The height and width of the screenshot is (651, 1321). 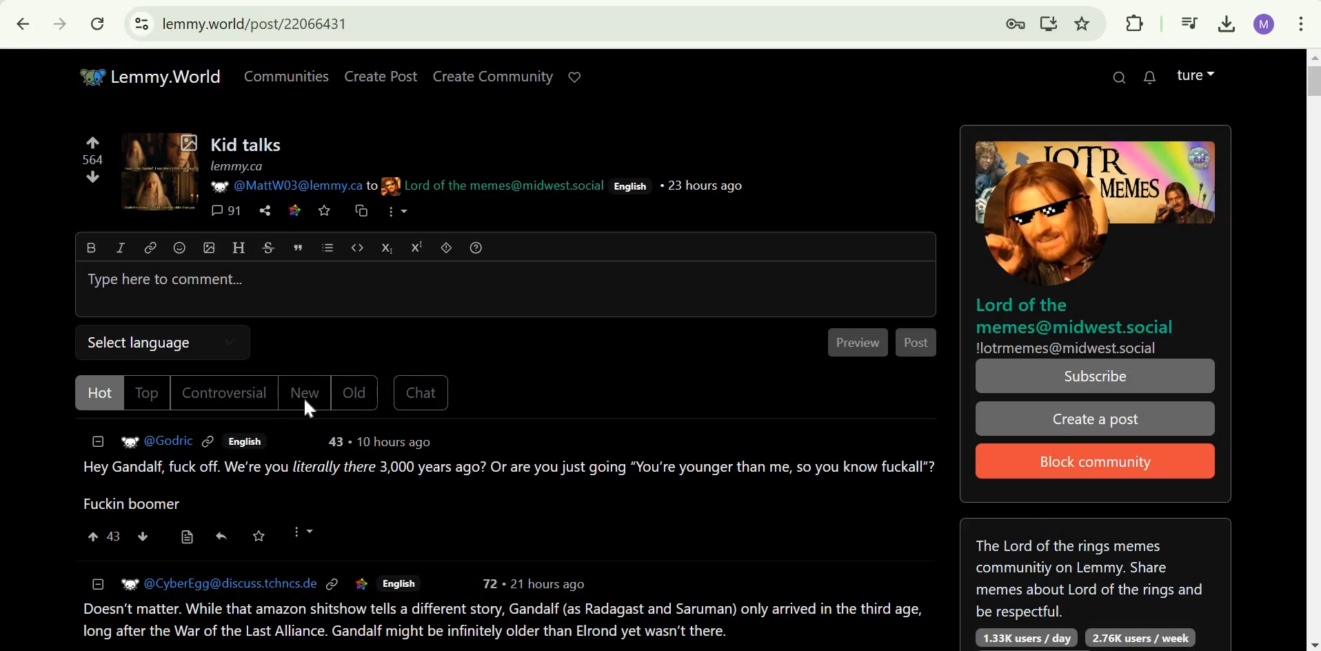 What do you see at coordinates (422, 392) in the screenshot?
I see `Chat` at bounding box center [422, 392].